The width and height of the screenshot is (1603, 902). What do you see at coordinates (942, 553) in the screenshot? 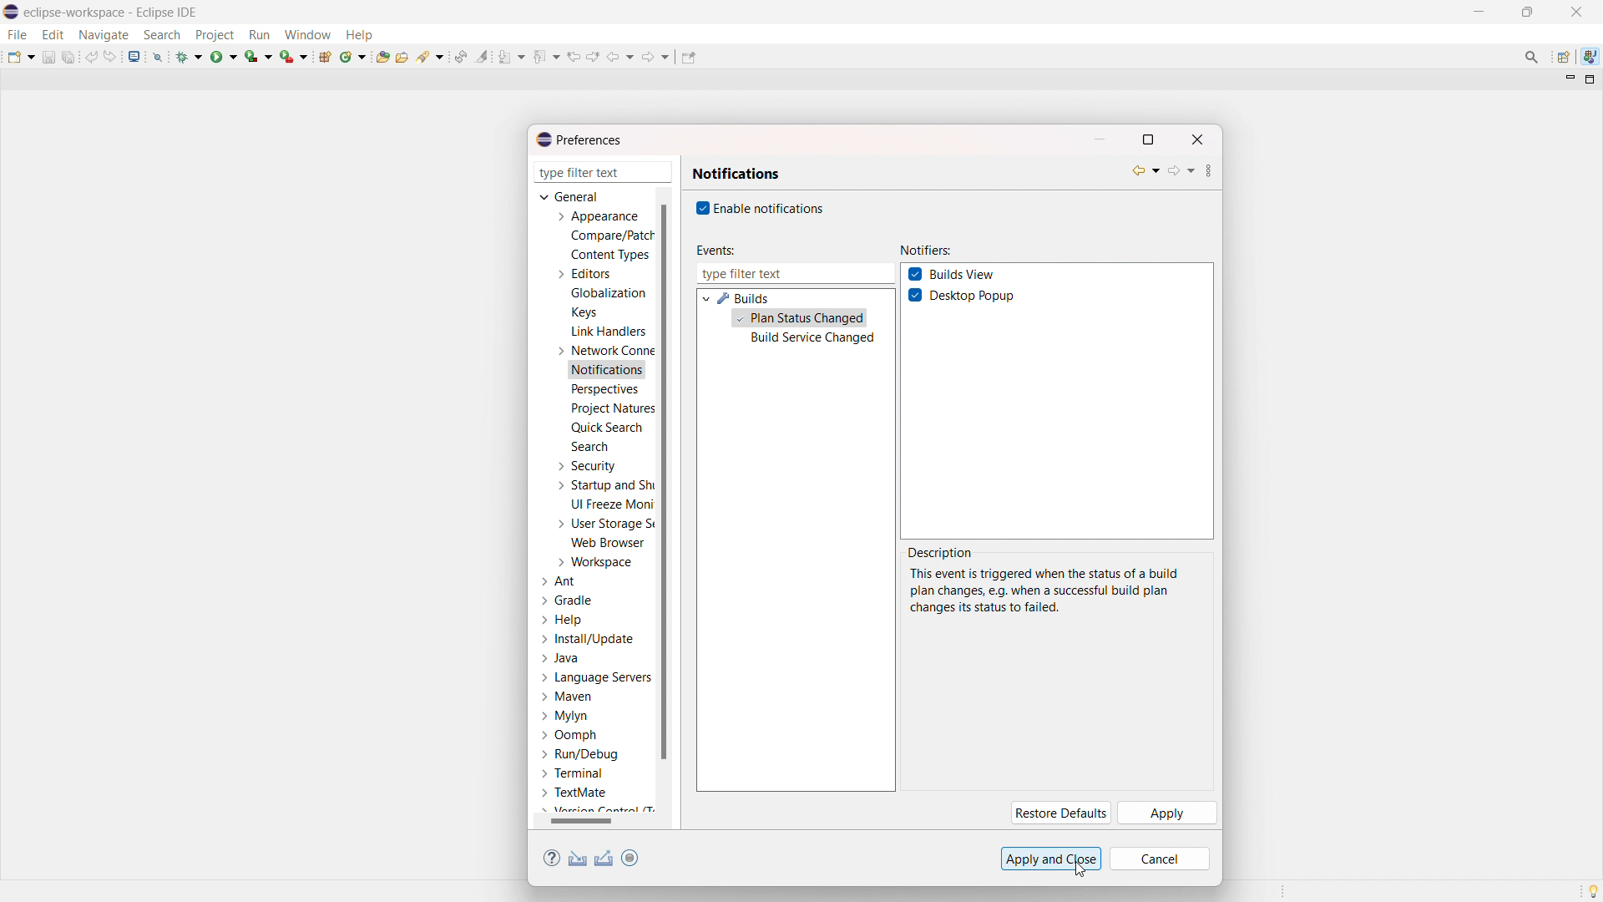
I see `description` at bounding box center [942, 553].